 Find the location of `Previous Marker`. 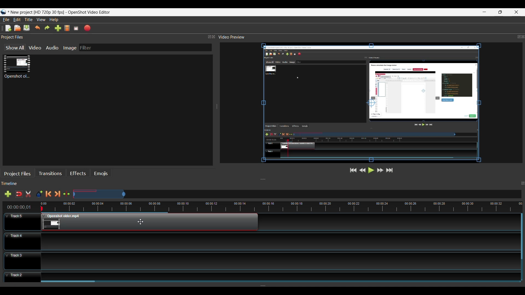

Previous Marker is located at coordinates (48, 194).